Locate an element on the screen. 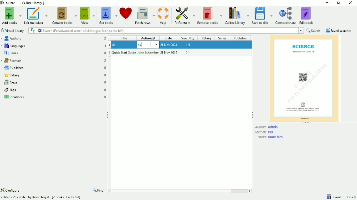 This screenshot has width=357, height=200. Formats is located at coordinates (53, 61).